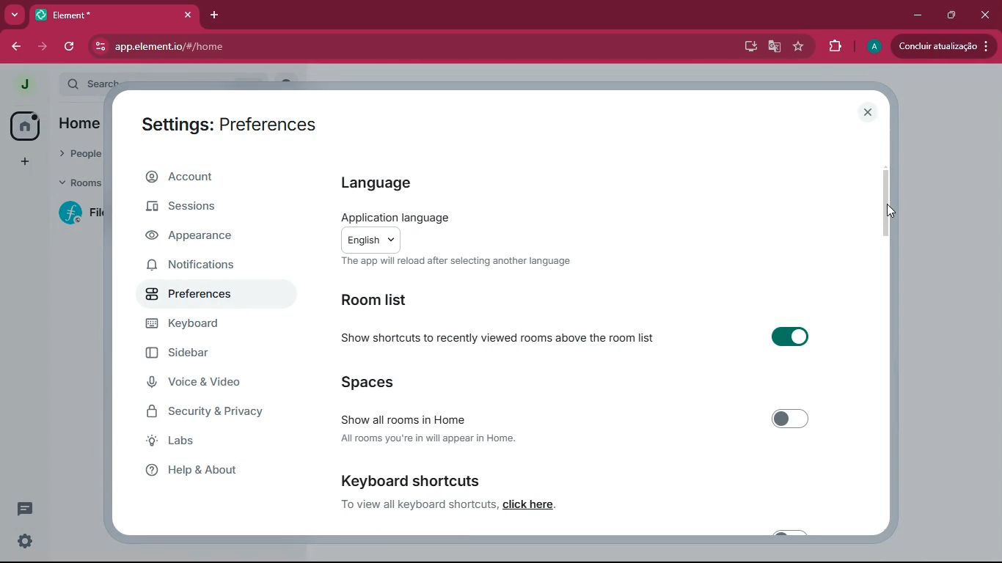 This screenshot has height=563, width=1002. I want to click on to view all keyboard shortcuts,, so click(420, 503).